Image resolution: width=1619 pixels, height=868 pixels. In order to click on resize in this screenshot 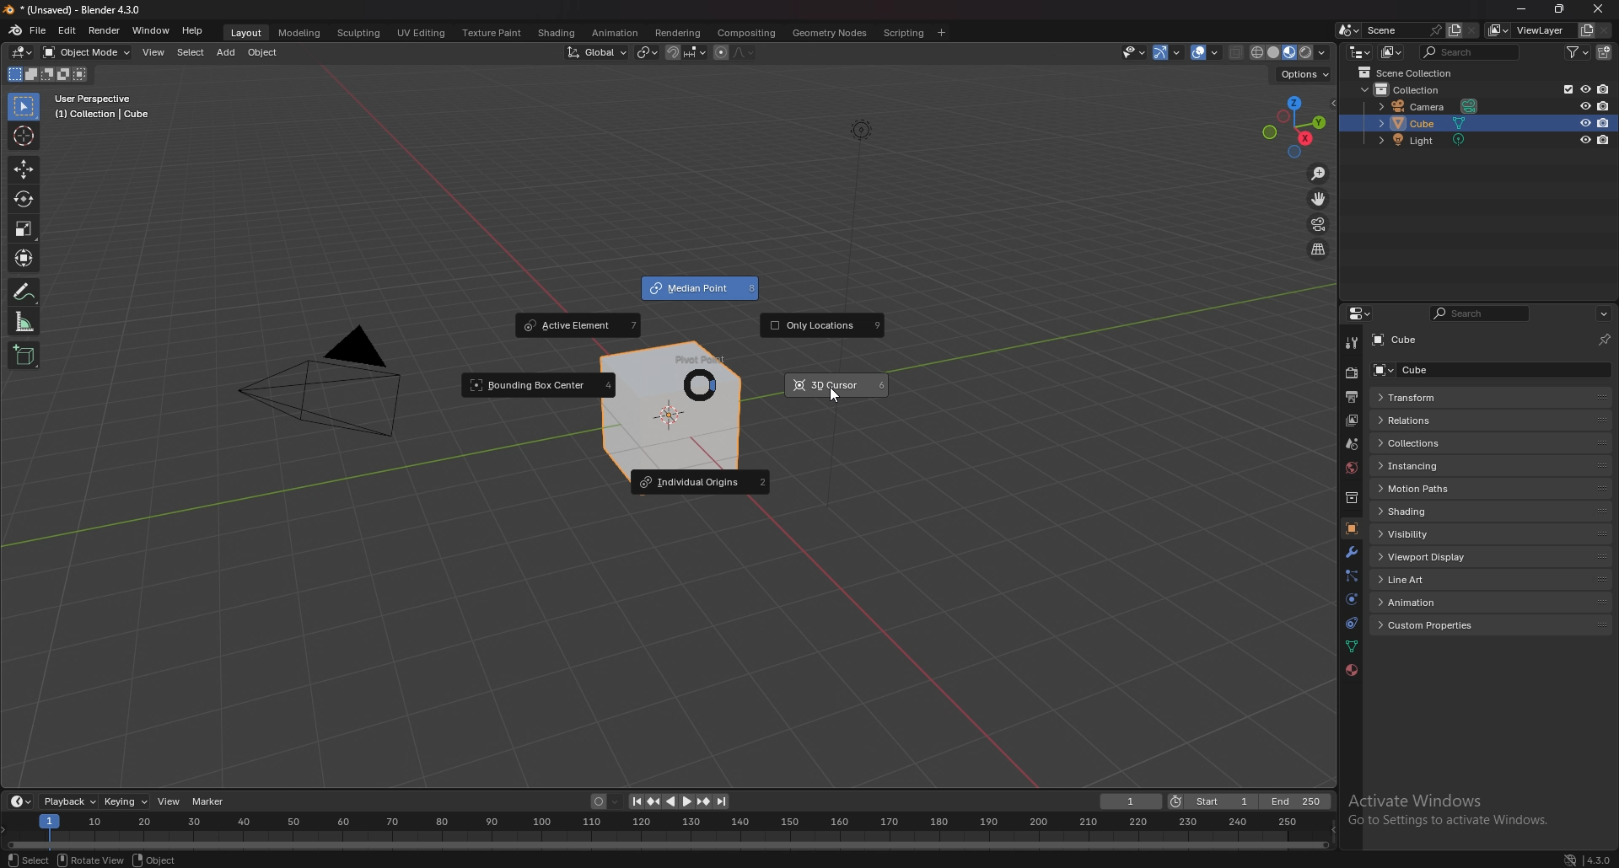, I will do `click(1561, 9)`.